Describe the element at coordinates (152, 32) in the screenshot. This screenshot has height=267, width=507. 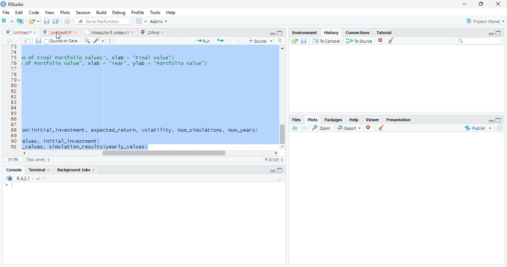
I see `2.Rmd` at that location.